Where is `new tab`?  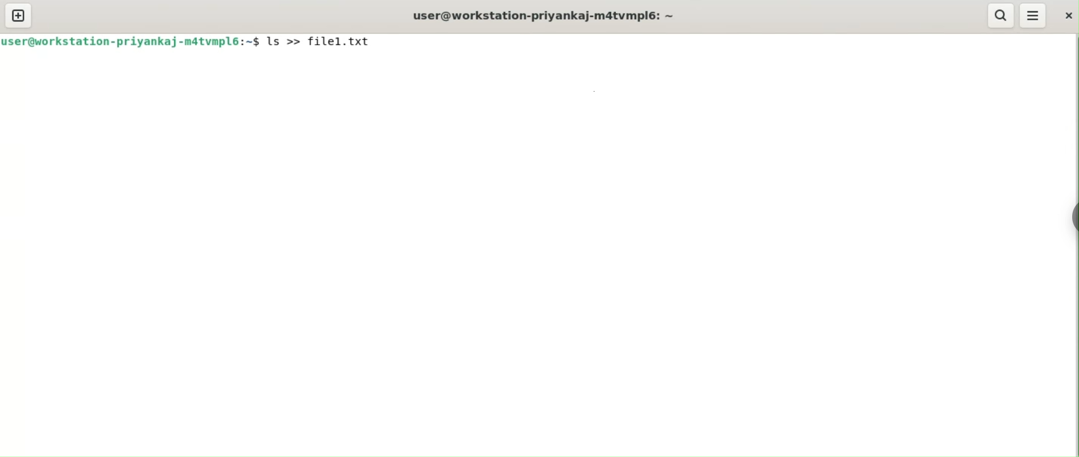
new tab is located at coordinates (19, 15).